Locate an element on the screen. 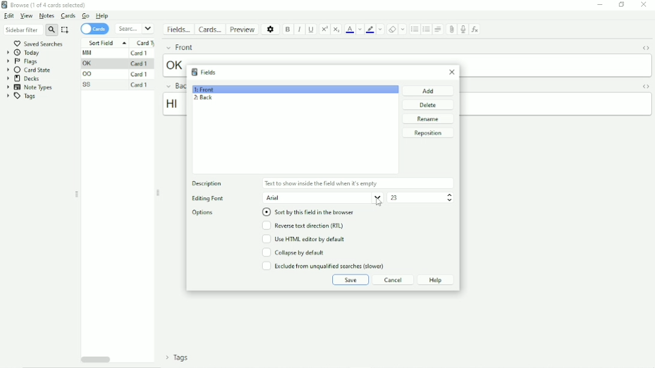 The width and height of the screenshot is (655, 368). Card state is located at coordinates (30, 70).